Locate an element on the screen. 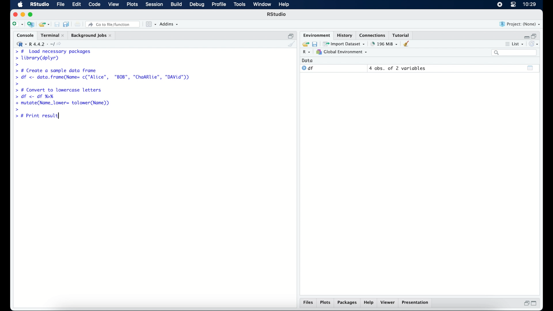 Image resolution: width=553 pixels, height=311 pixels. > # Load necessary packages| is located at coordinates (52, 51).